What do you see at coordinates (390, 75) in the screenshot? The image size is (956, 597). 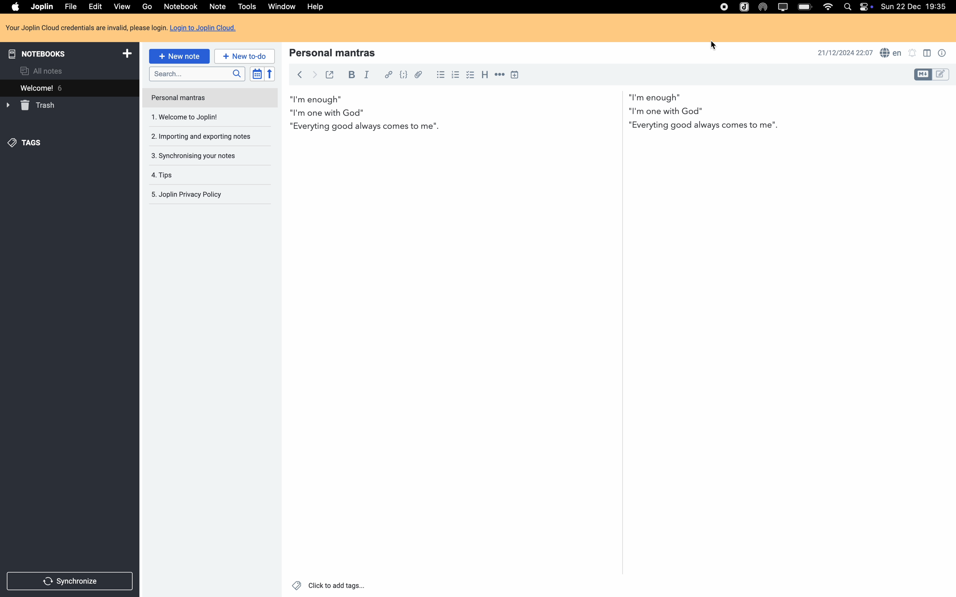 I see `hyperlink` at bounding box center [390, 75].